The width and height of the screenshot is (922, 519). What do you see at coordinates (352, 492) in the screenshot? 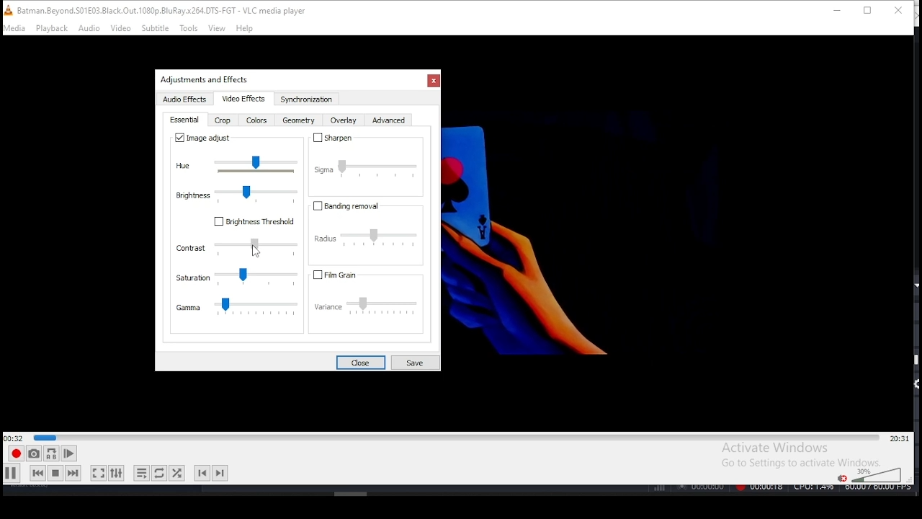
I see `` at bounding box center [352, 492].